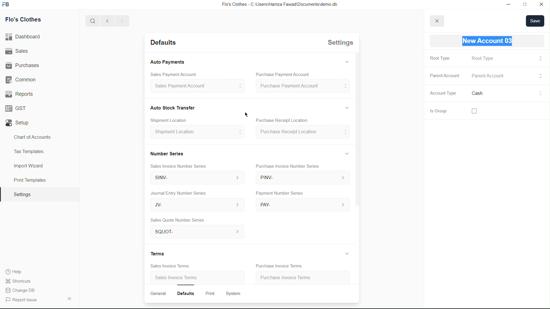  What do you see at coordinates (539, 60) in the screenshot?
I see `` at bounding box center [539, 60].